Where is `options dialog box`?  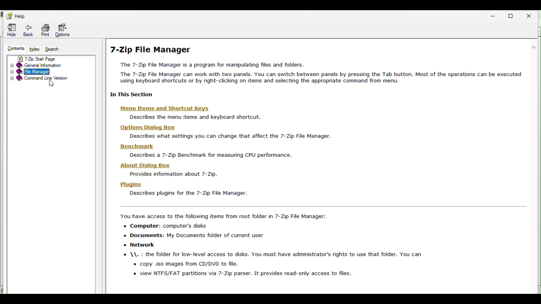 options dialog box is located at coordinates (148, 127).